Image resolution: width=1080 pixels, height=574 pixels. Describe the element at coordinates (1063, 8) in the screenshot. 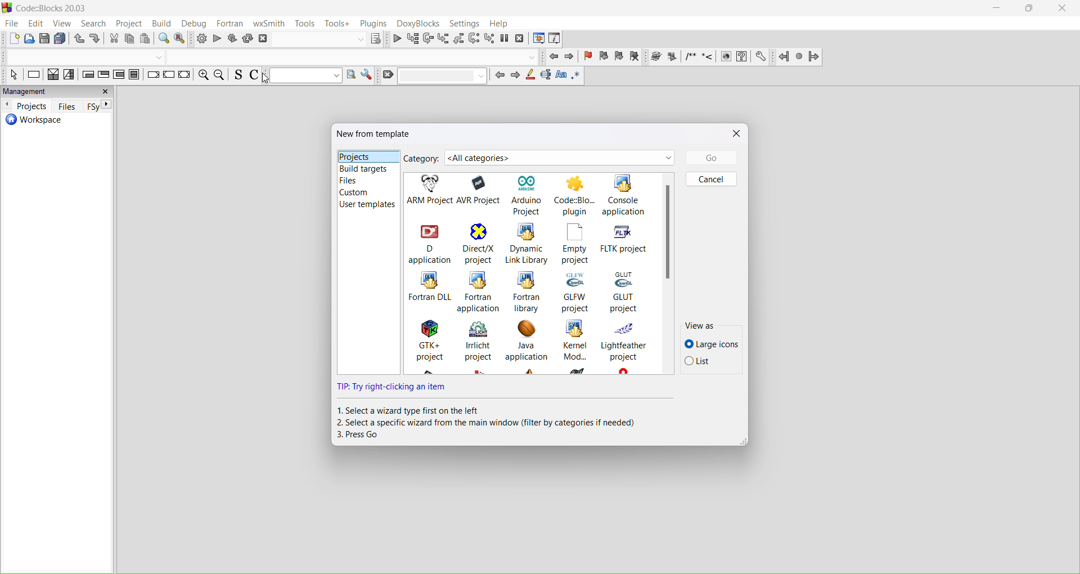

I see `close` at that location.